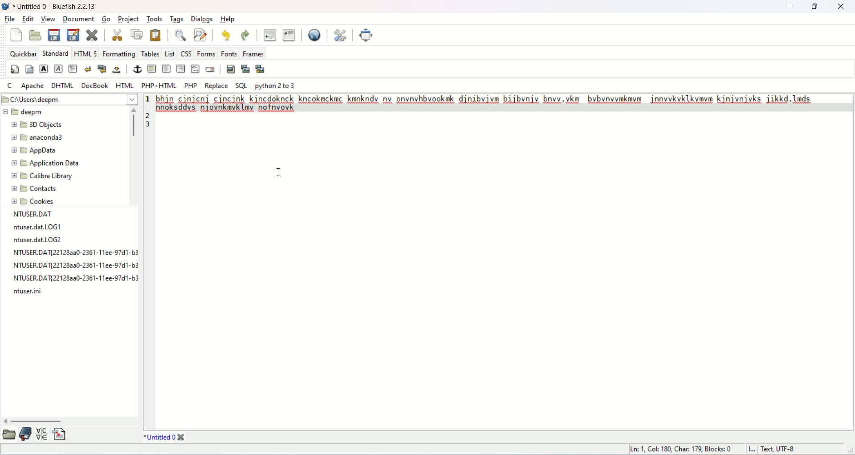 This screenshot has width=855, height=455. I want to click on quickbar, so click(23, 55).